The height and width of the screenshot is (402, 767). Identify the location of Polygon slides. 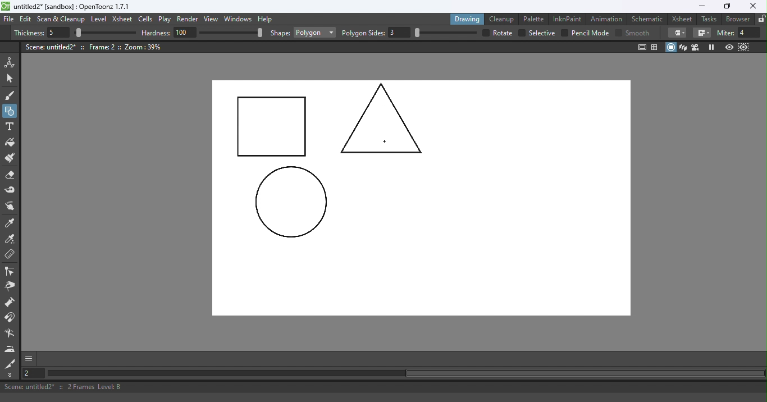
(363, 33).